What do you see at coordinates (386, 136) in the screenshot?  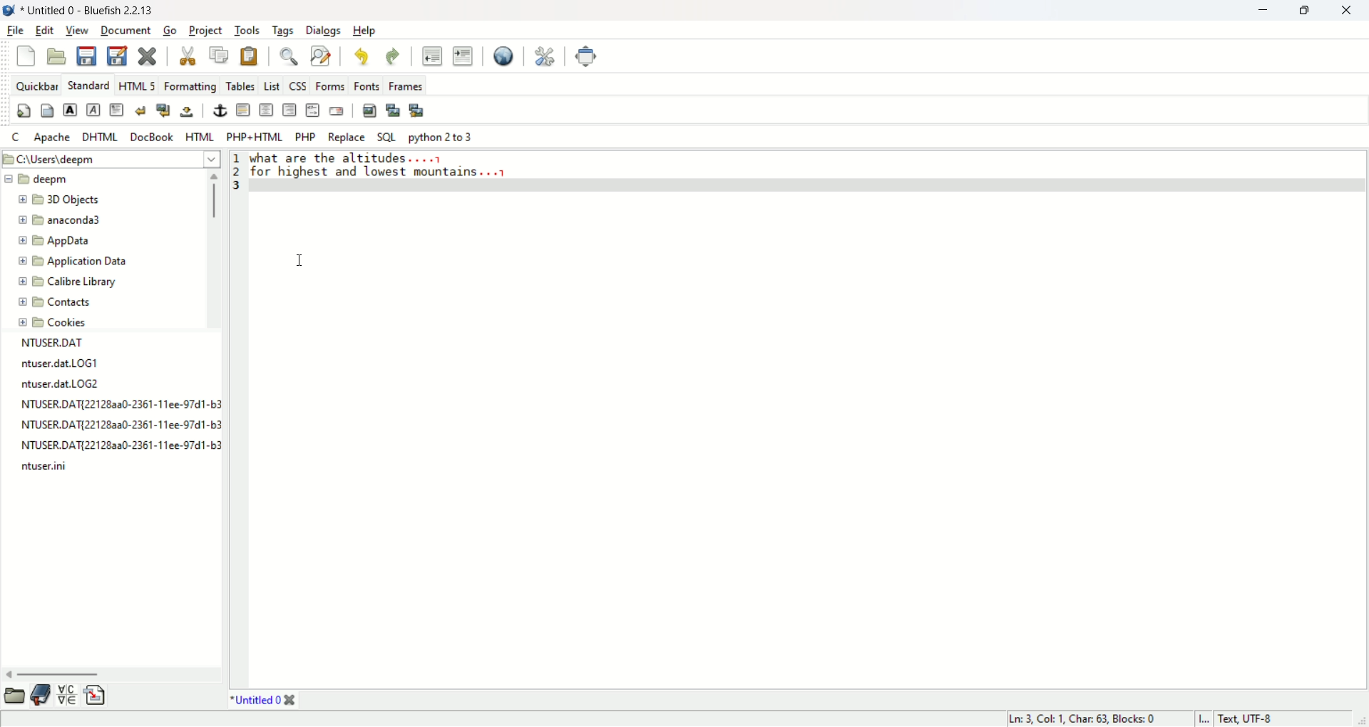 I see `SQL` at bounding box center [386, 136].